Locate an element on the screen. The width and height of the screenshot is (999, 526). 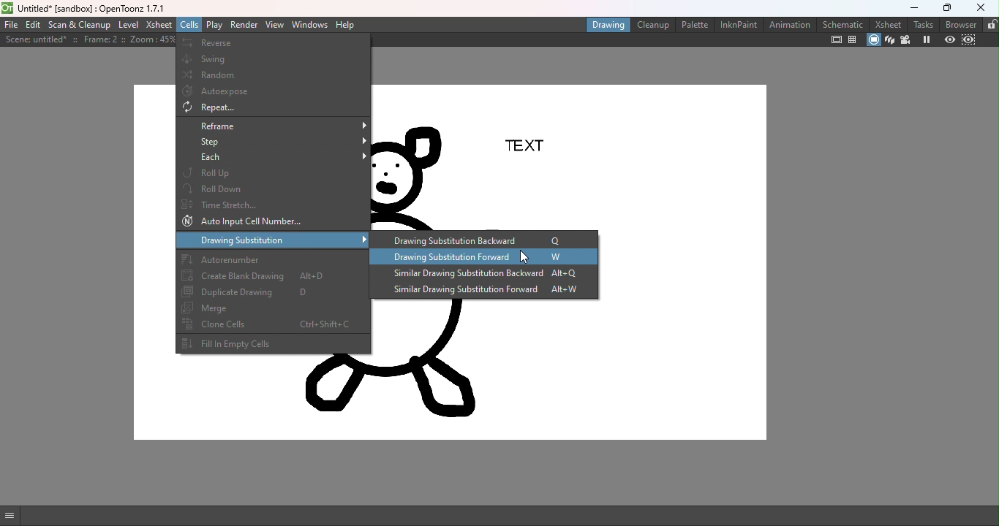
cursor is located at coordinates (524, 256).